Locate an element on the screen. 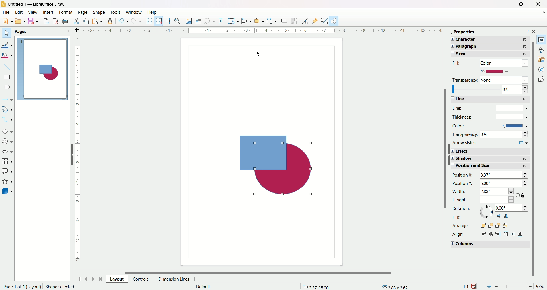  character is located at coordinates (492, 40).